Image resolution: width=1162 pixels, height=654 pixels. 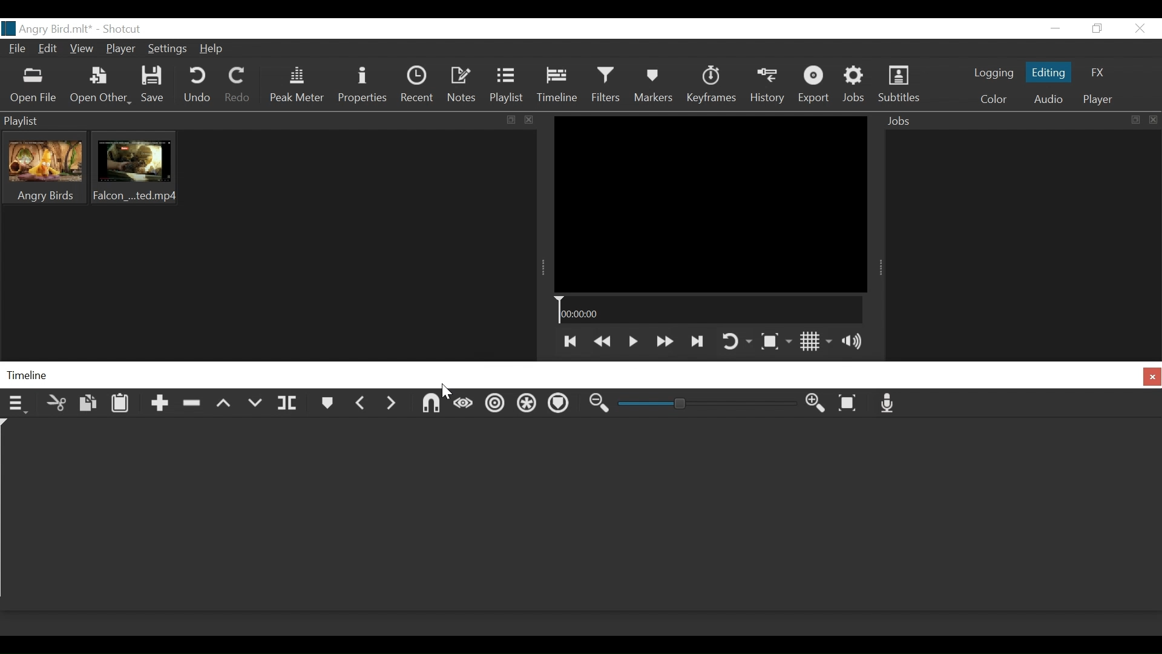 I want to click on Skip to te previous point, so click(x=569, y=342).